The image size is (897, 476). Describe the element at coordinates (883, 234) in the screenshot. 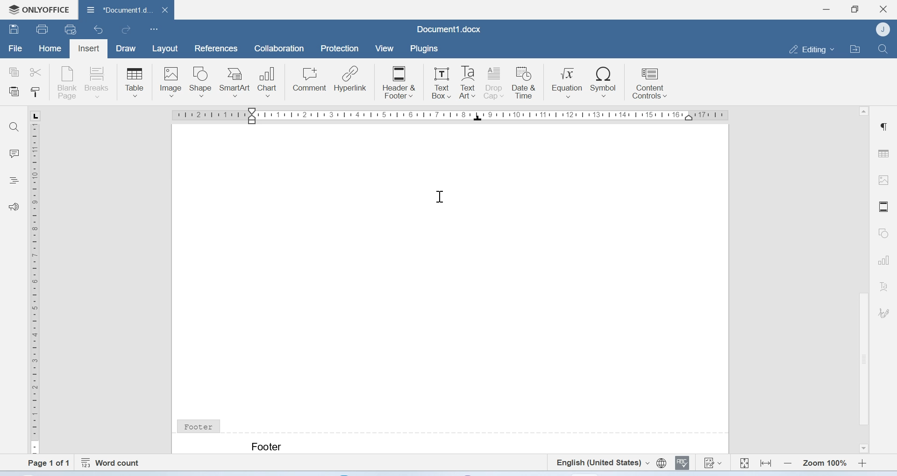

I see `Shapes` at that location.